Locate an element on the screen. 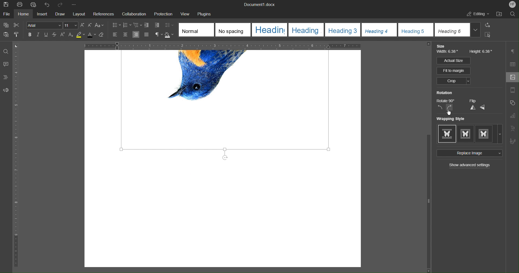 This screenshot has height=273, width=519. Staggered List is located at coordinates (137, 25).